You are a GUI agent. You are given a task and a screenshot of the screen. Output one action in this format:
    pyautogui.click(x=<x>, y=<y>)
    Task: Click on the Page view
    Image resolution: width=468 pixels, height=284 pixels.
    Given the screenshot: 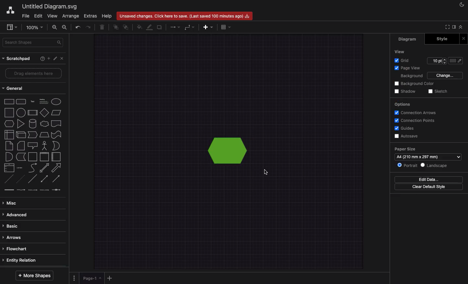 What is the action you would take?
    pyautogui.click(x=407, y=68)
    